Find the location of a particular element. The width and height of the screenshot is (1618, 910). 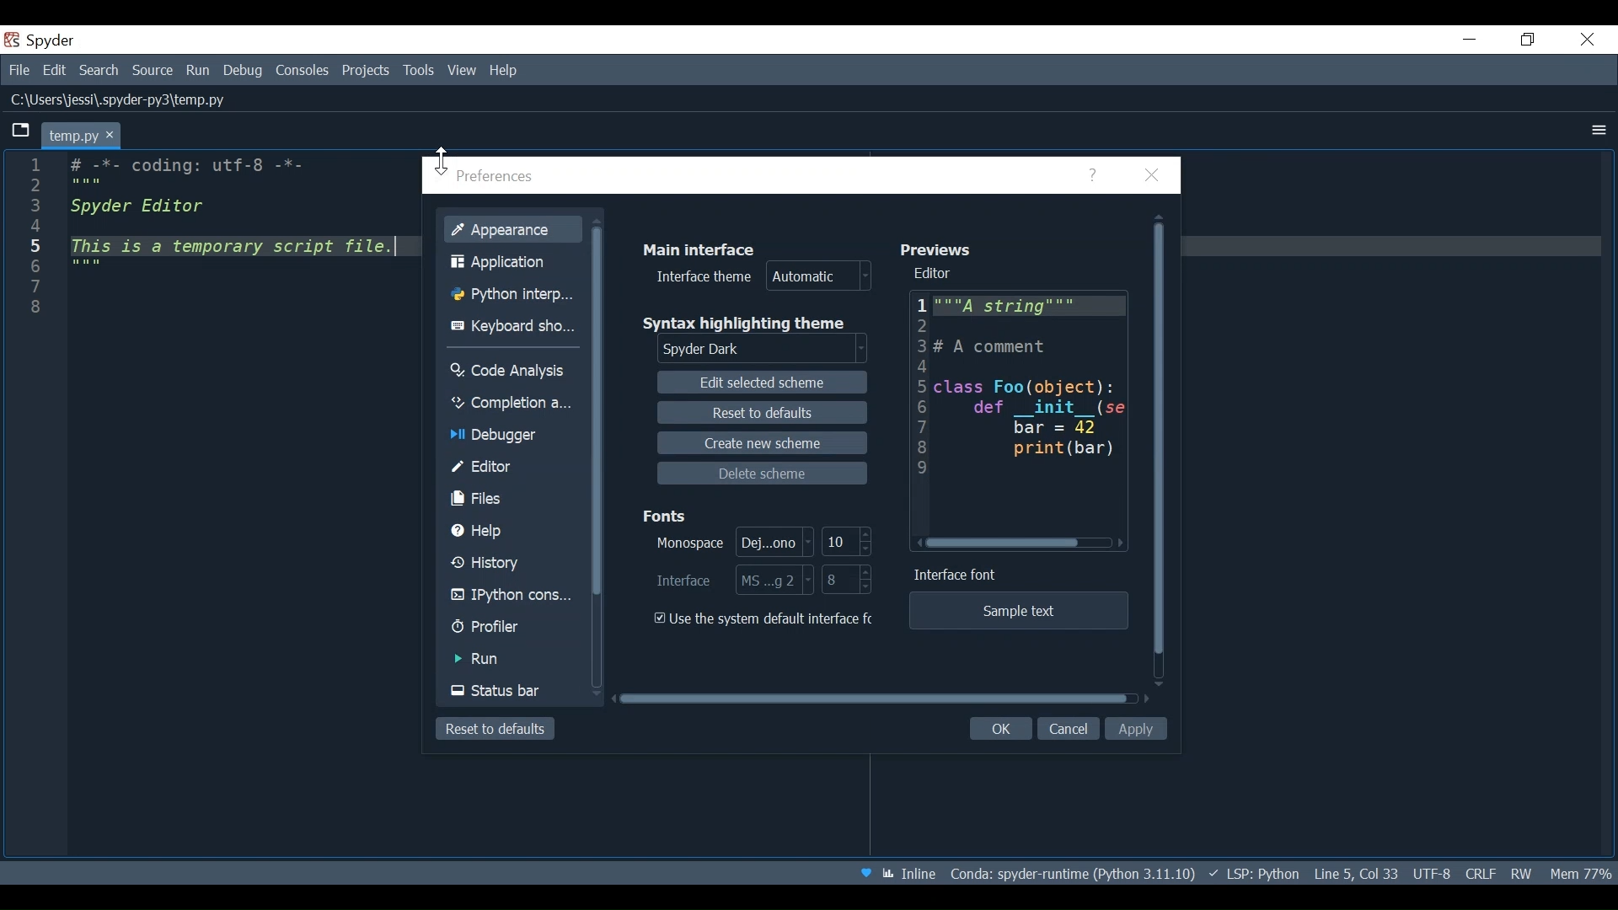

Create new scheme is located at coordinates (763, 443).